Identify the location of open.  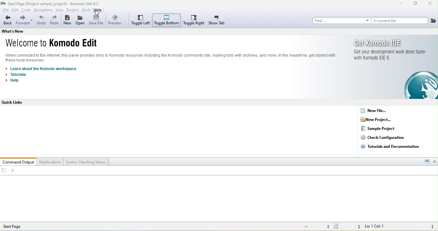
(80, 21).